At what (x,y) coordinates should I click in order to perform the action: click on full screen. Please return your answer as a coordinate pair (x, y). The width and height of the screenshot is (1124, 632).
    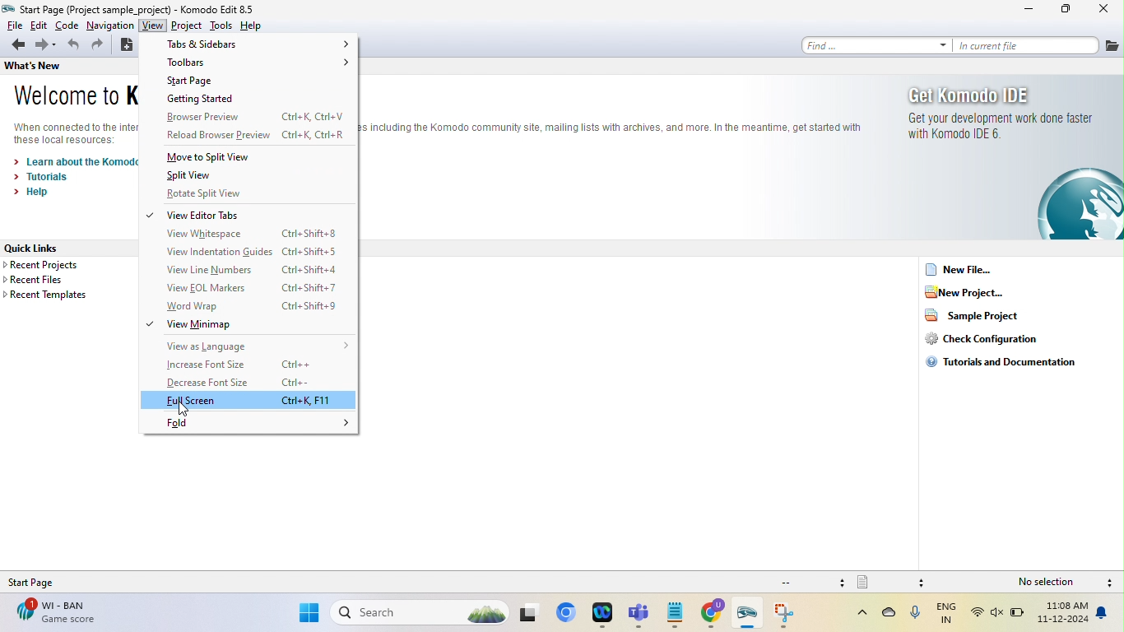
    Looking at the image, I should click on (250, 401).